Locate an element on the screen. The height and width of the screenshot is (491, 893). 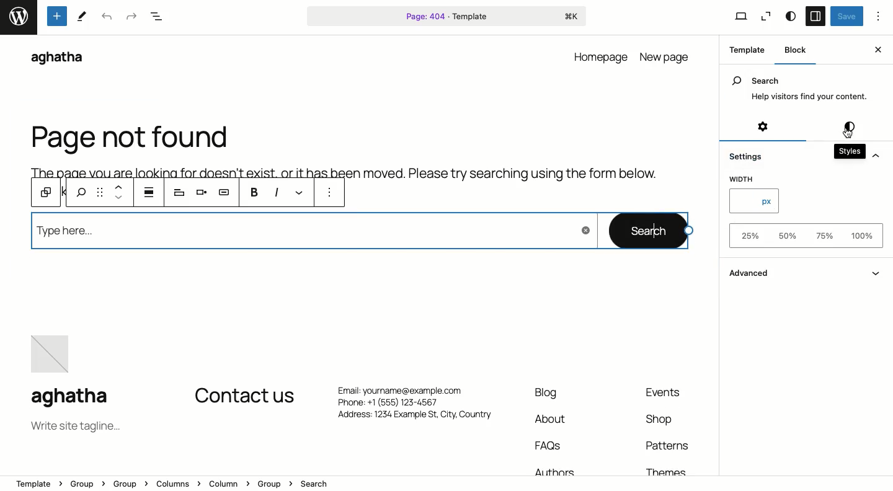
tools is located at coordinates (85, 15).